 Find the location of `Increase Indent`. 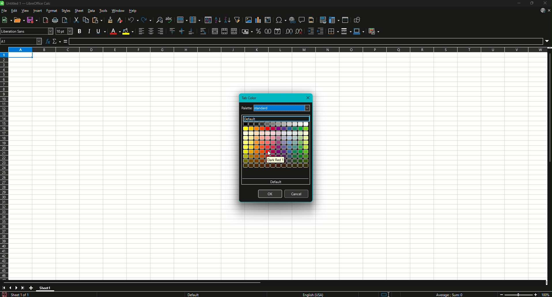

Increase Indent is located at coordinates (311, 31).